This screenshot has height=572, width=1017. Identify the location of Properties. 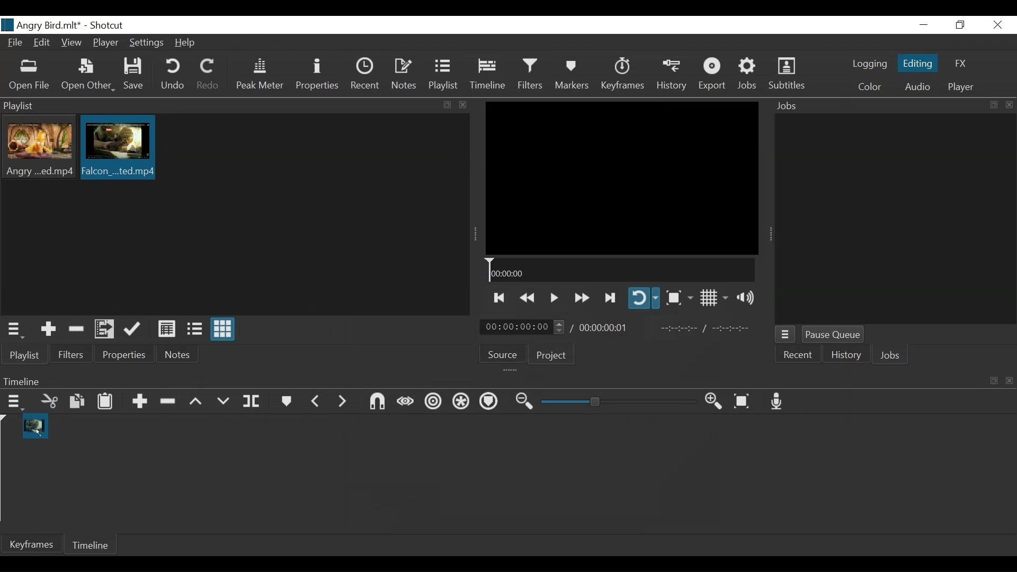
(318, 74).